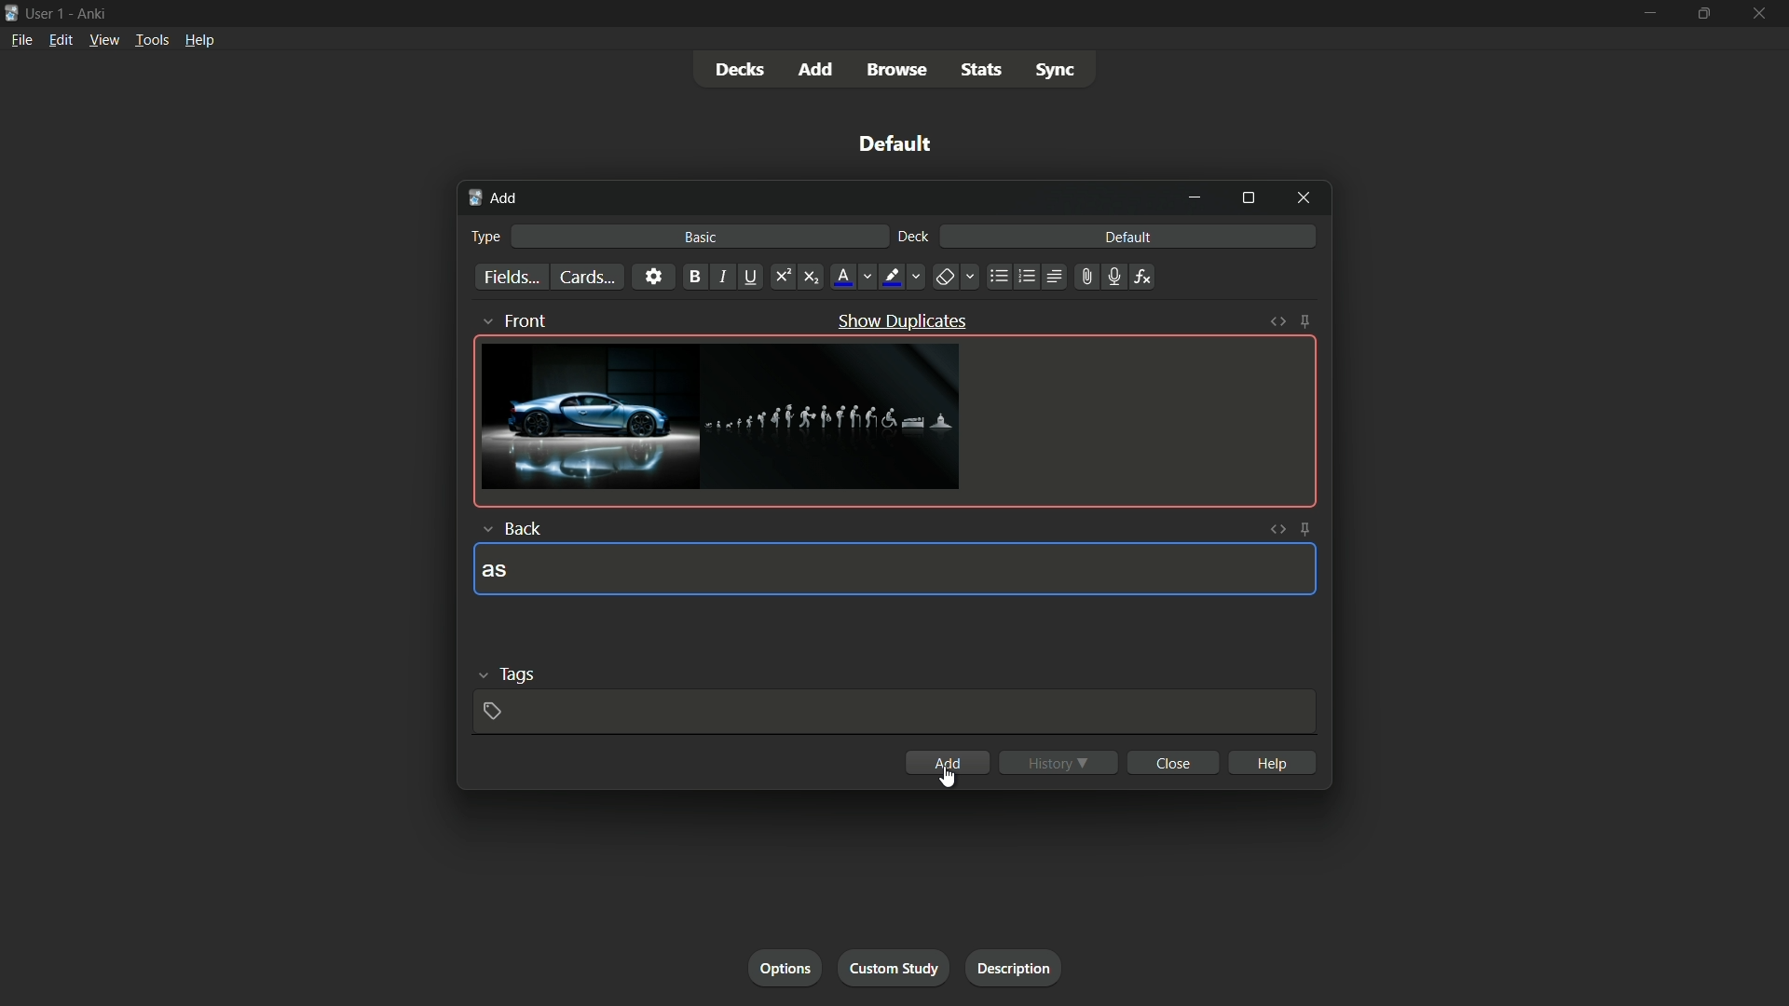 The height and width of the screenshot is (1006, 1789). What do you see at coordinates (1087, 276) in the screenshot?
I see `attachment` at bounding box center [1087, 276].